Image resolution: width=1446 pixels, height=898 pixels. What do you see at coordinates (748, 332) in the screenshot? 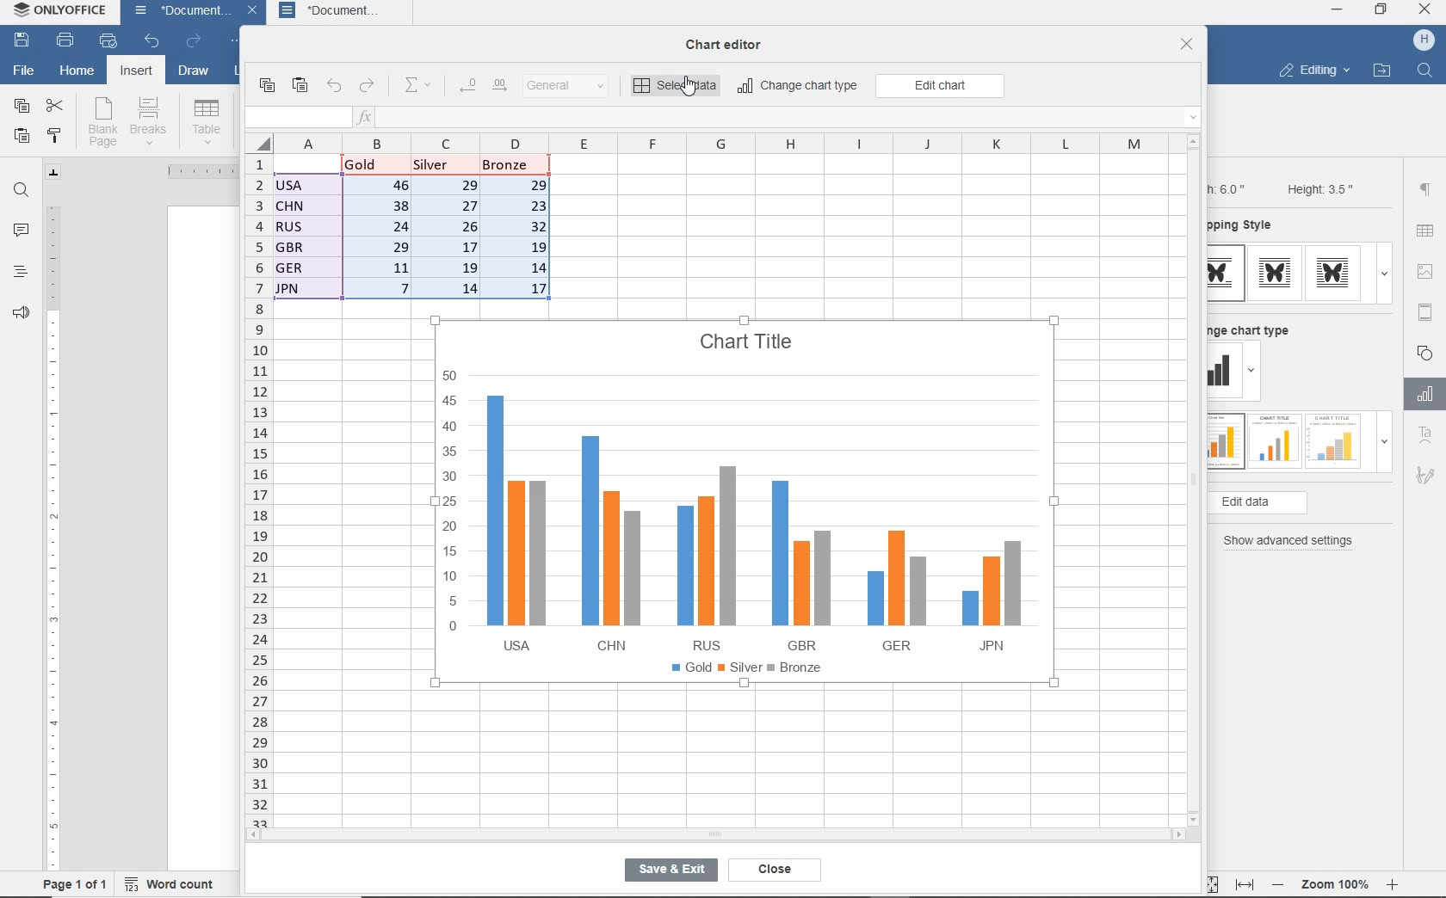
I see `Chart Title` at bounding box center [748, 332].